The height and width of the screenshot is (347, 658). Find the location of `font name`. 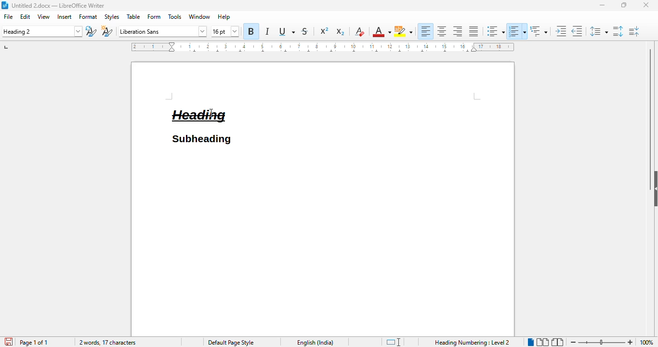

font name is located at coordinates (162, 31).